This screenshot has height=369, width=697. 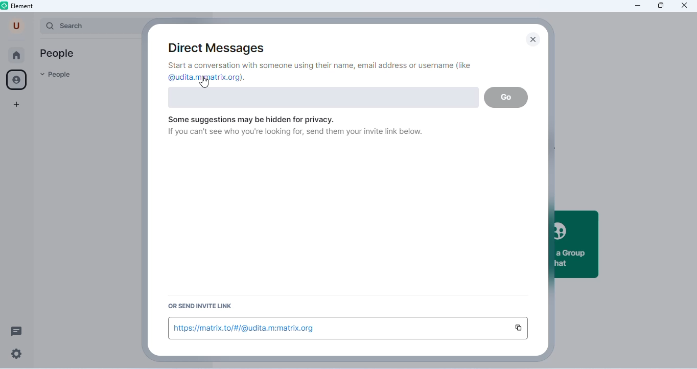 What do you see at coordinates (17, 105) in the screenshot?
I see `create a space` at bounding box center [17, 105].